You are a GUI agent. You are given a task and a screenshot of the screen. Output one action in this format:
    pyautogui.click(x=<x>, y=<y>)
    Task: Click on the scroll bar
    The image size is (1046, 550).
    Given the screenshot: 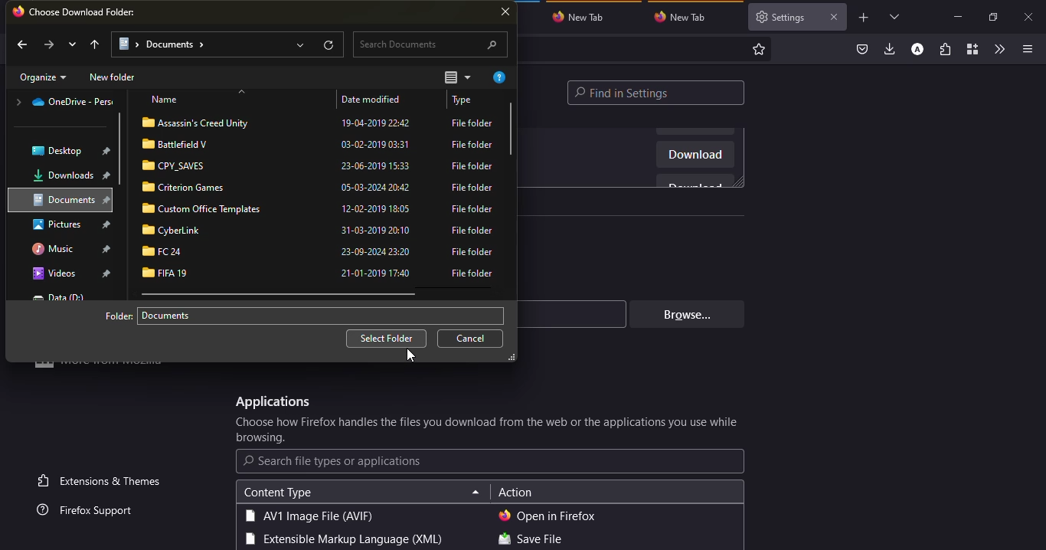 What is the action you would take?
    pyautogui.click(x=288, y=294)
    